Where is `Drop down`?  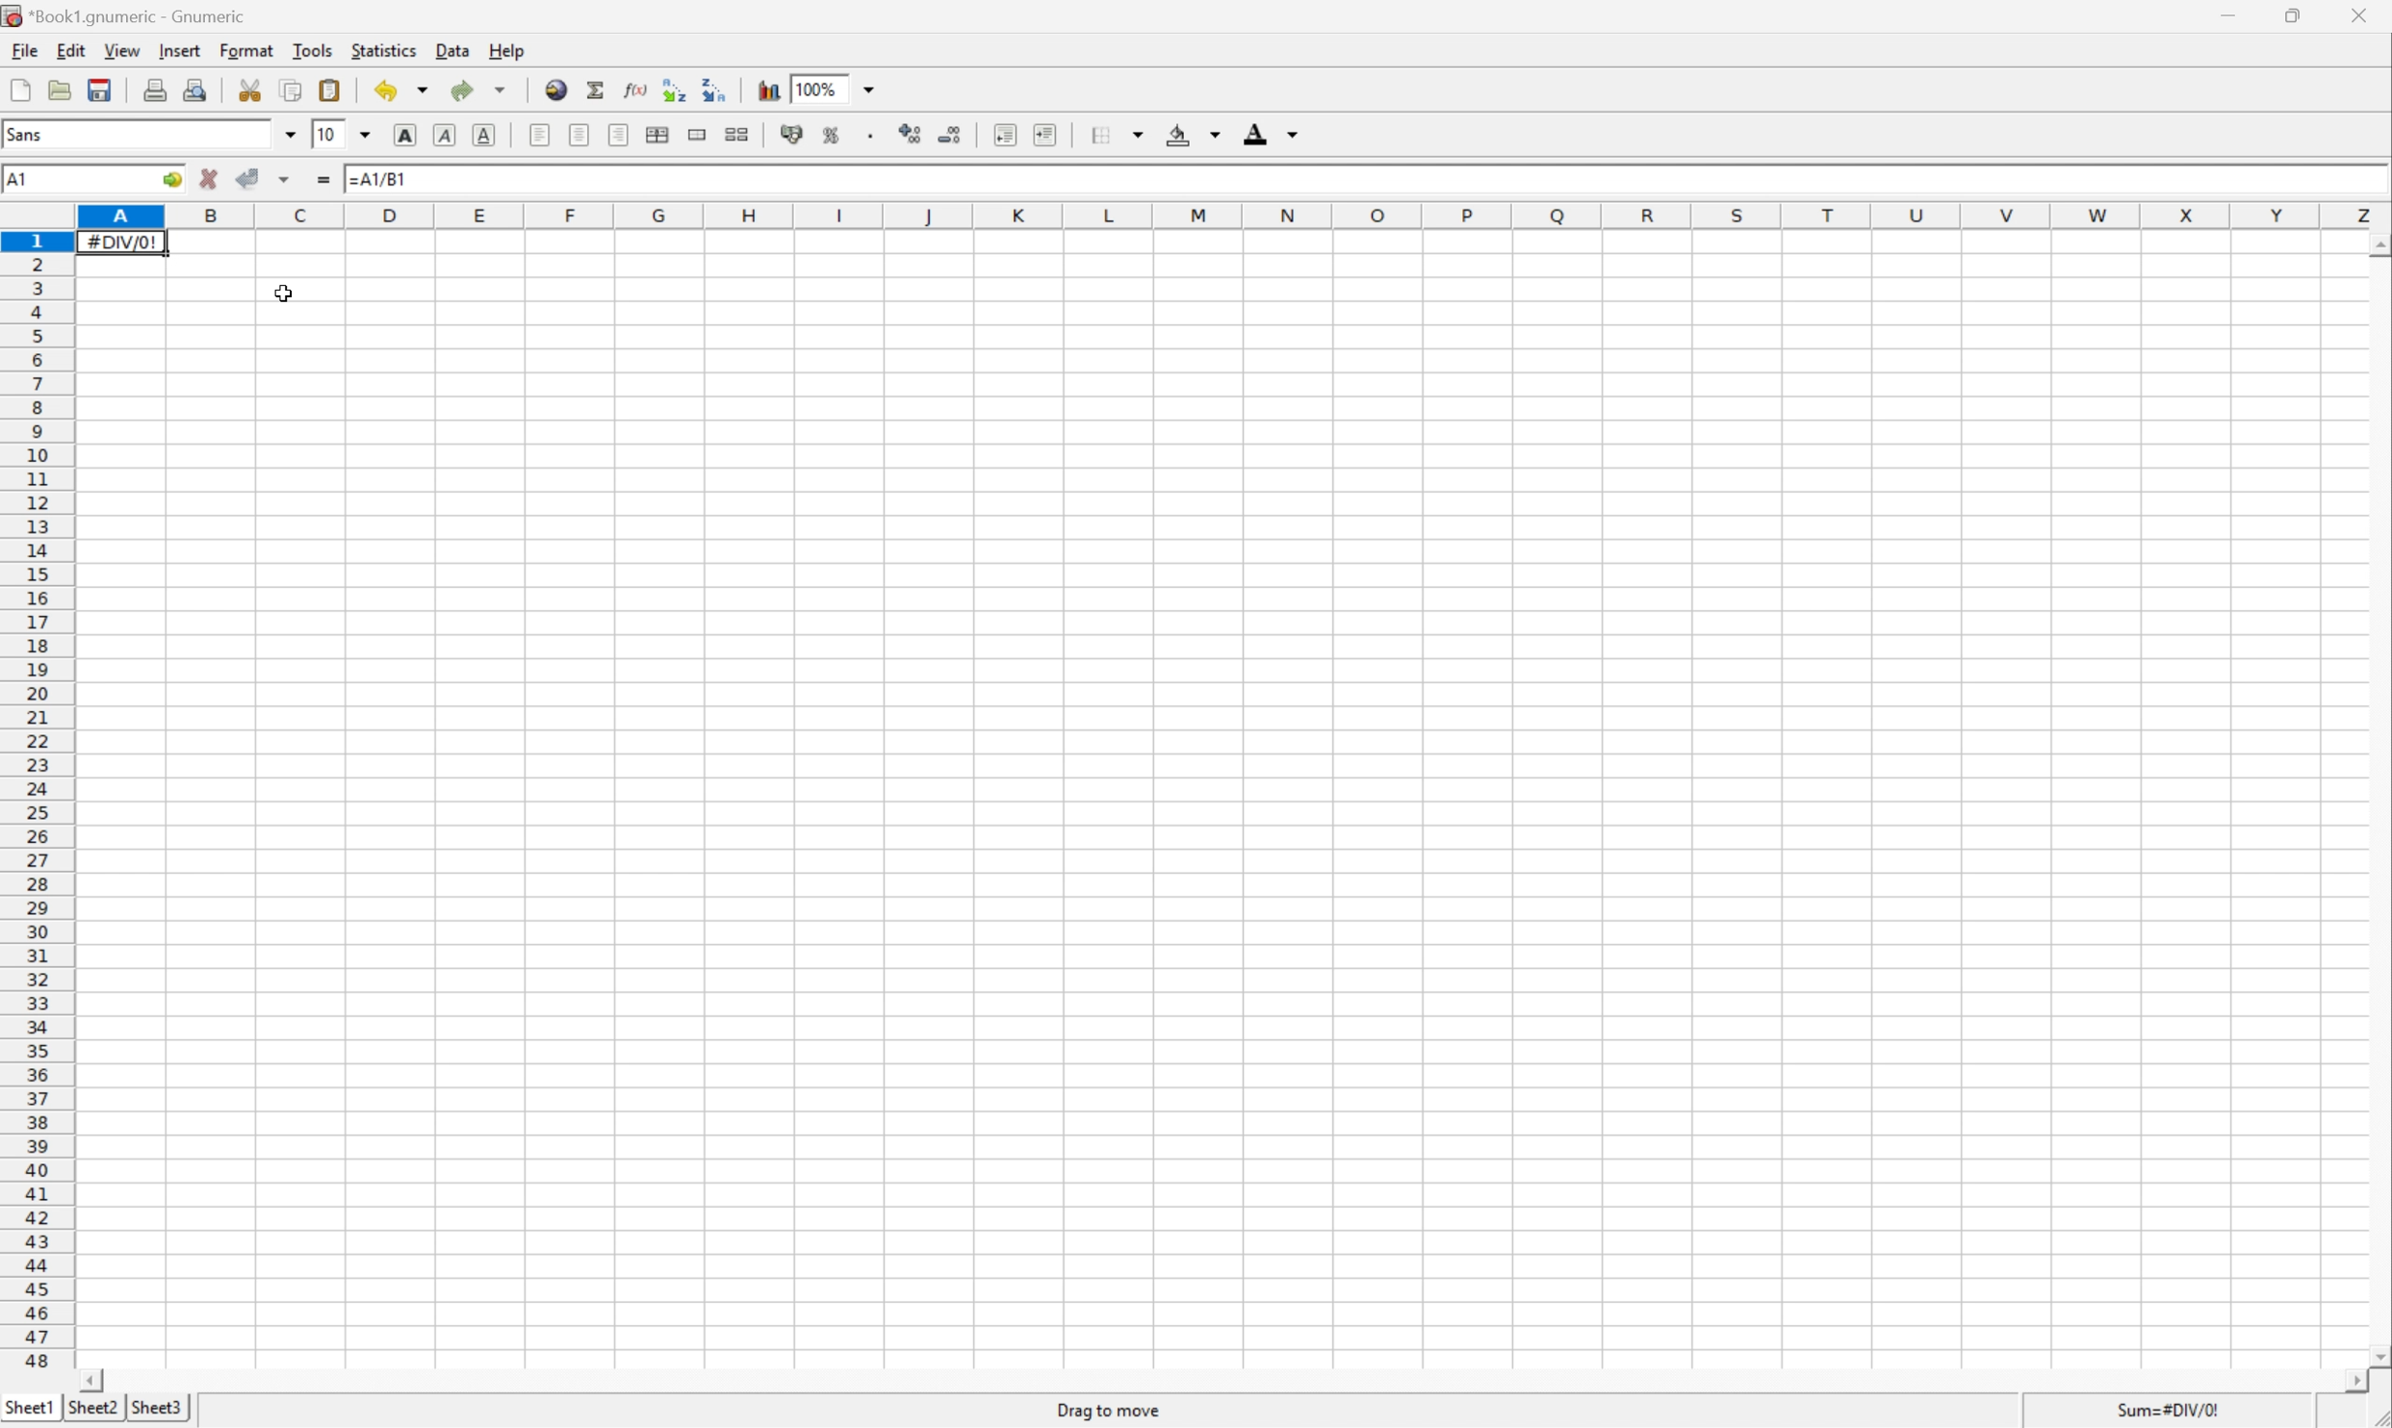 Drop down is located at coordinates (287, 134).